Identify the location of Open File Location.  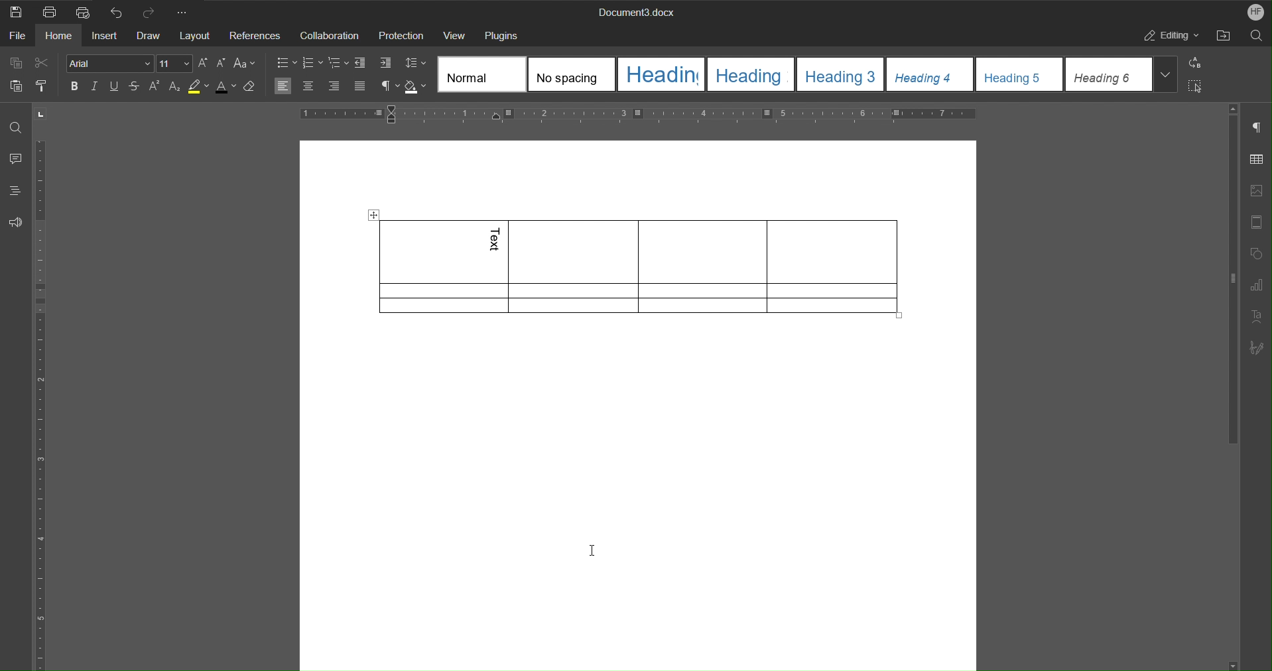
(1223, 35).